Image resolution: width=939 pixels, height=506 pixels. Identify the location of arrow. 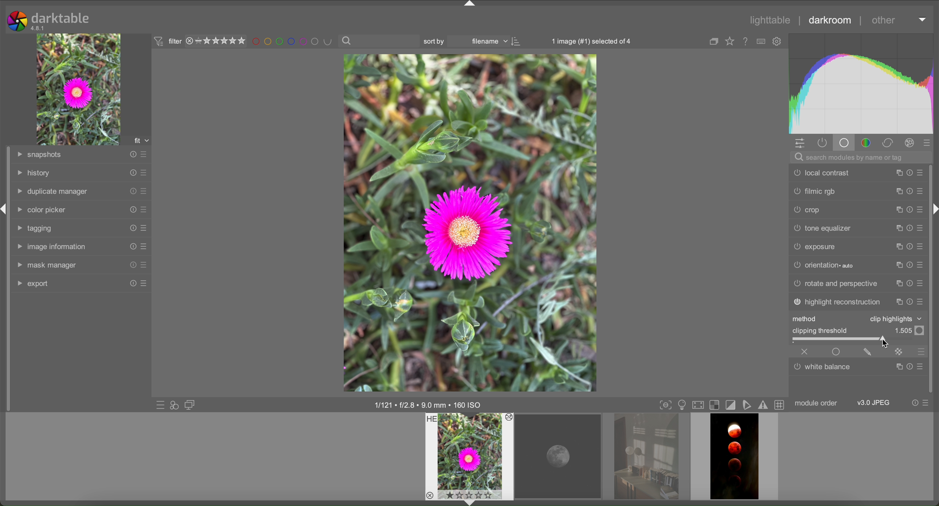
(470, 4).